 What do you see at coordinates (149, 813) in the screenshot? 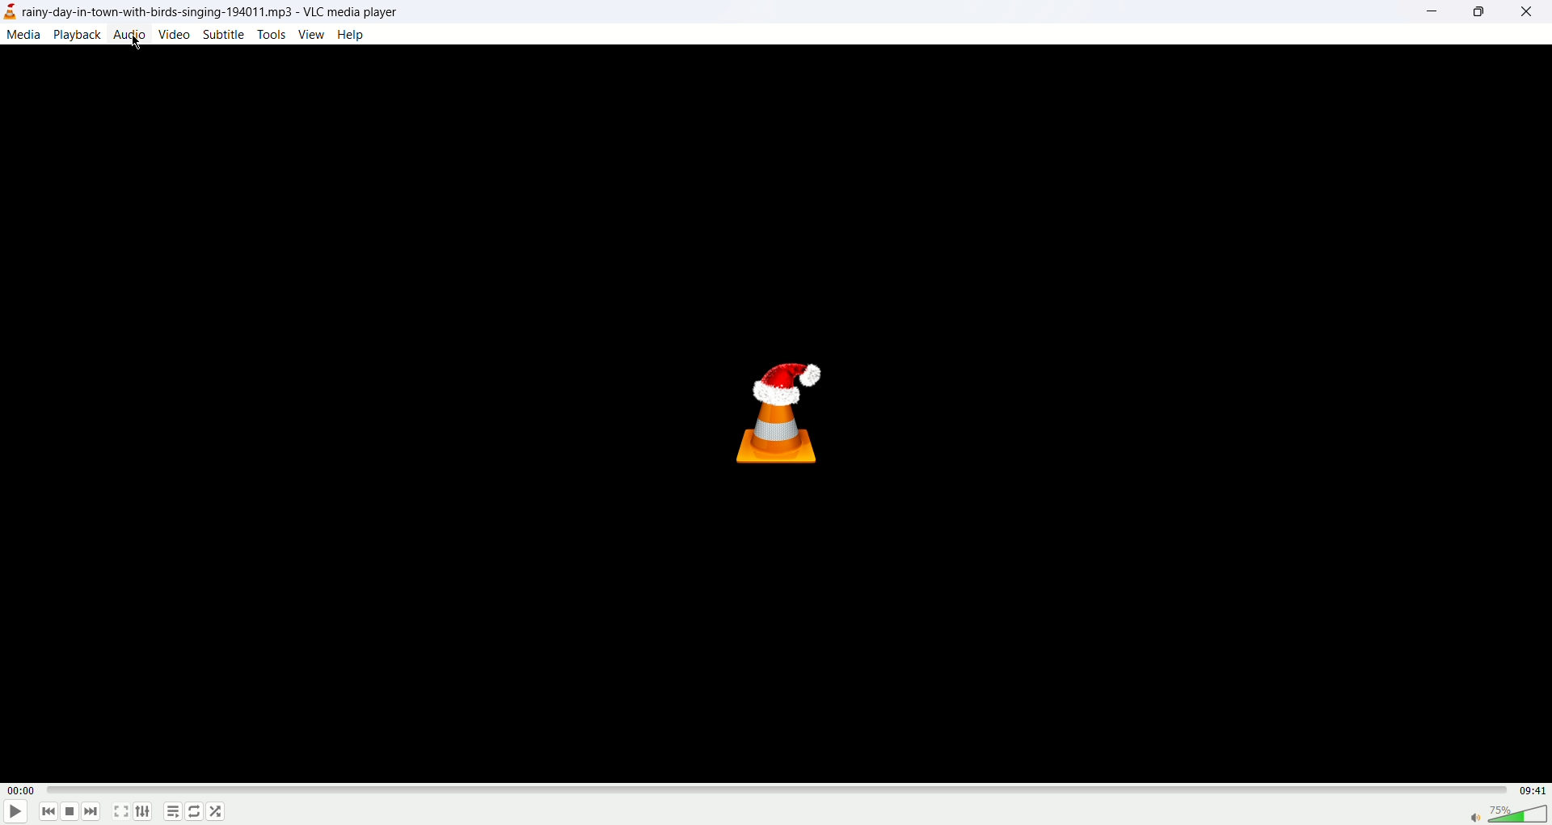
I see `extended settings` at bounding box center [149, 813].